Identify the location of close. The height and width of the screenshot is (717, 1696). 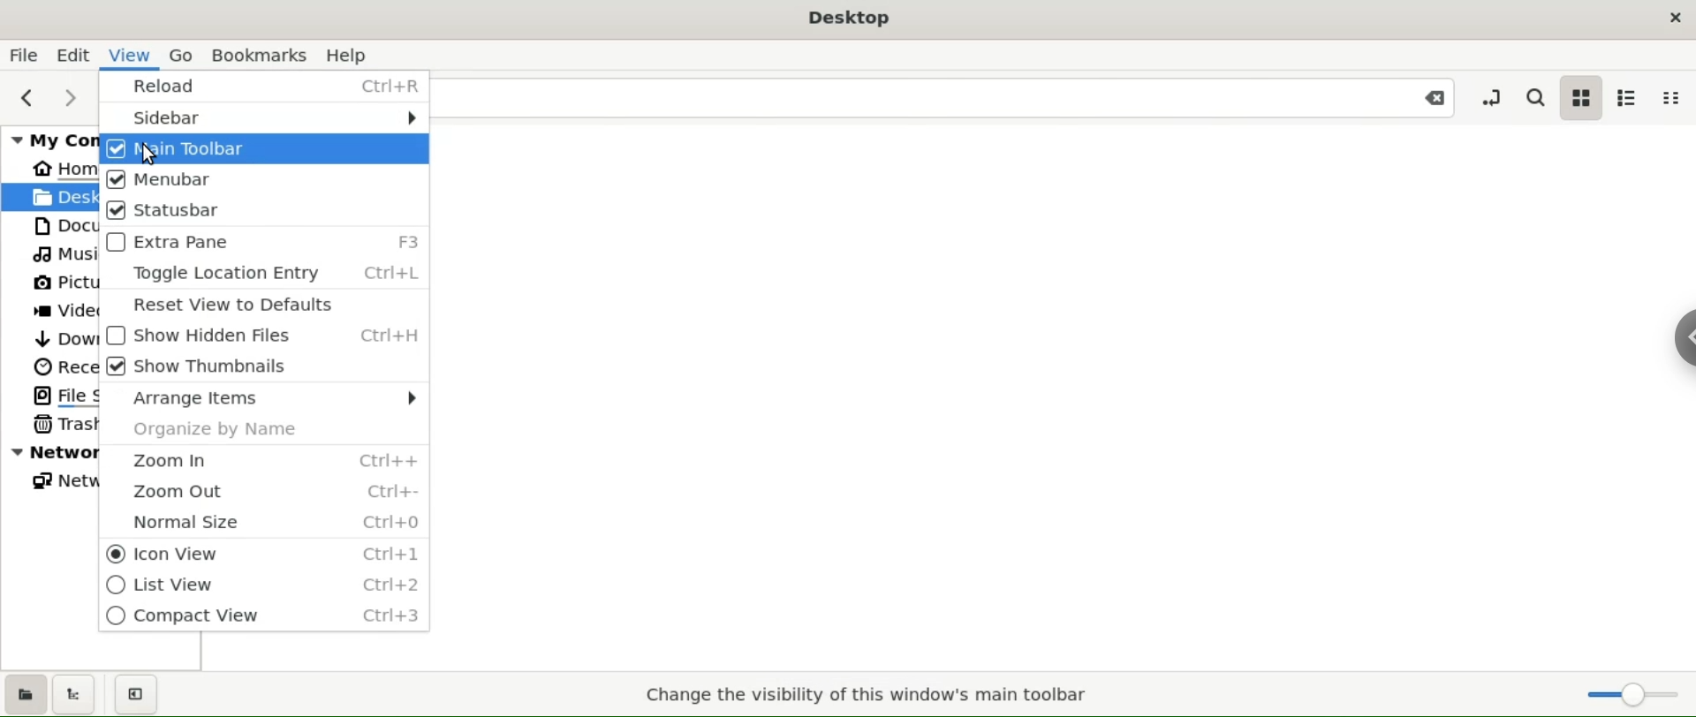
(1426, 97).